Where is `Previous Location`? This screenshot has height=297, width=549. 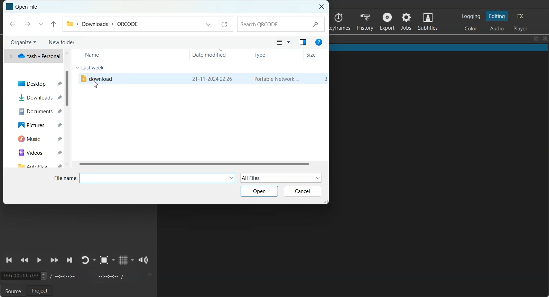 Previous Location is located at coordinates (207, 24).